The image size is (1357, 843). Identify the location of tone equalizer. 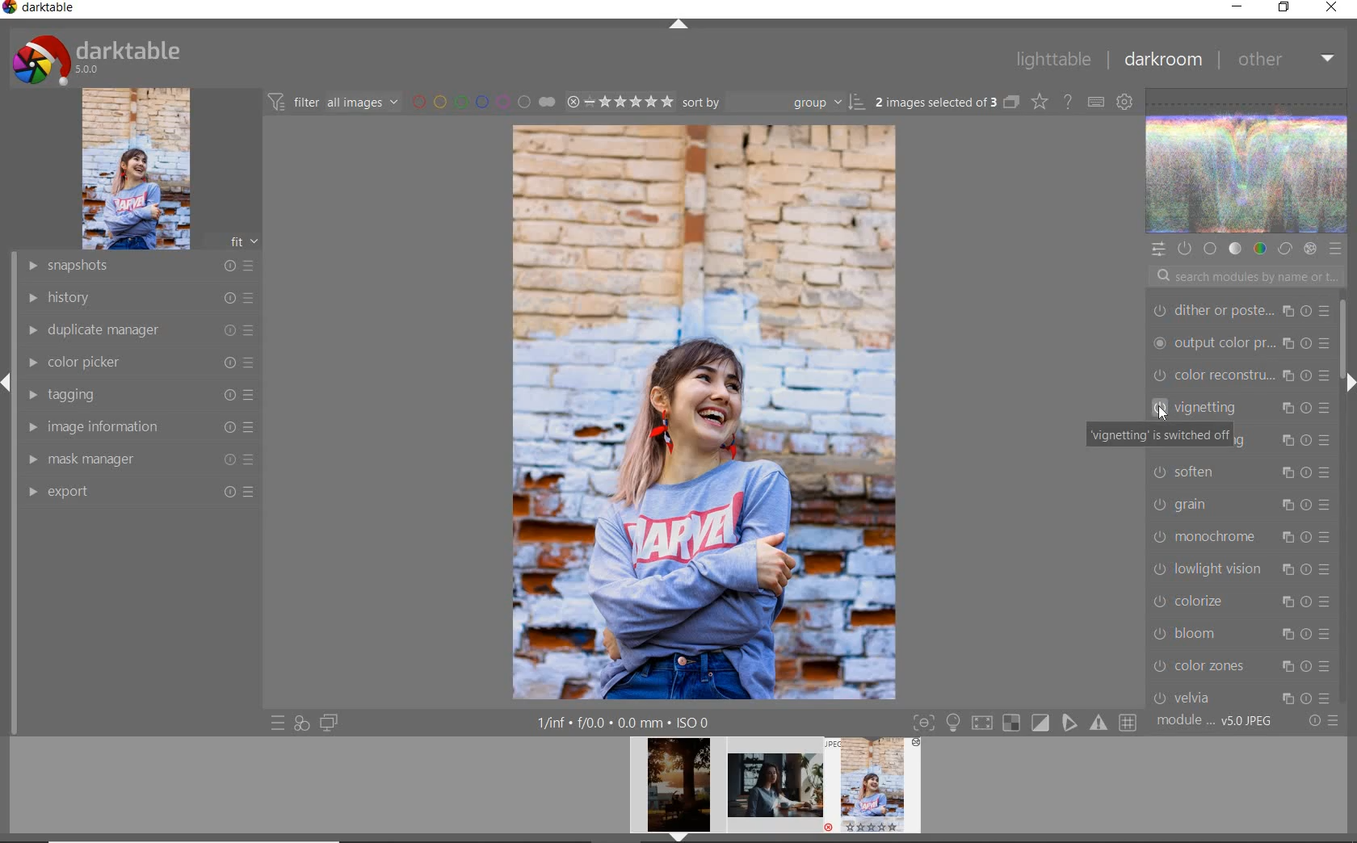
(1240, 374).